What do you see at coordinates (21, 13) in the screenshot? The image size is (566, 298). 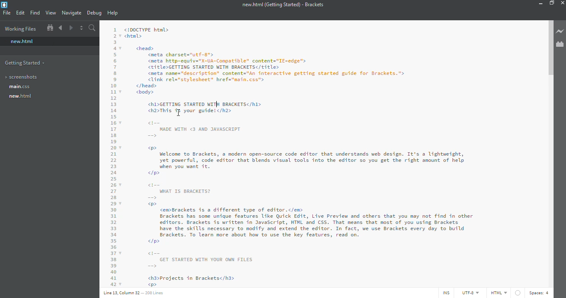 I see `edit` at bounding box center [21, 13].